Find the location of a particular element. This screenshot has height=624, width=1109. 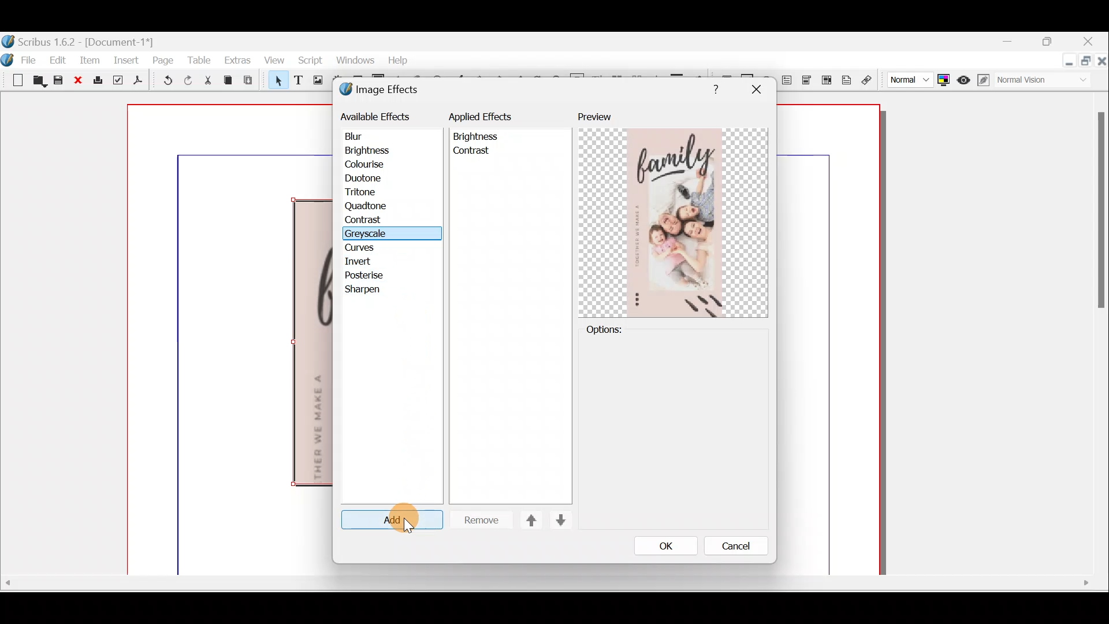

maximise is located at coordinates (1051, 43).